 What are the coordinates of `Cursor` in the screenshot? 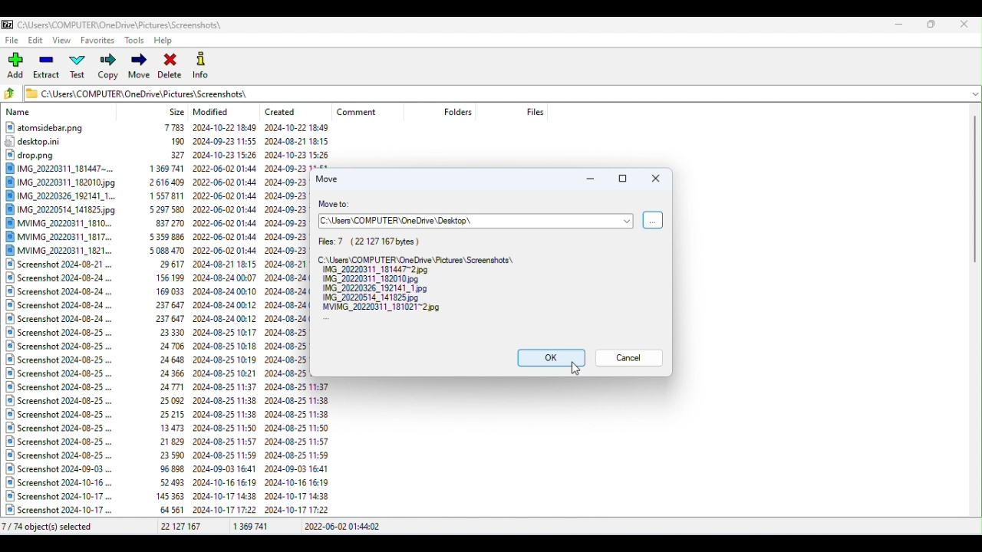 It's located at (574, 370).